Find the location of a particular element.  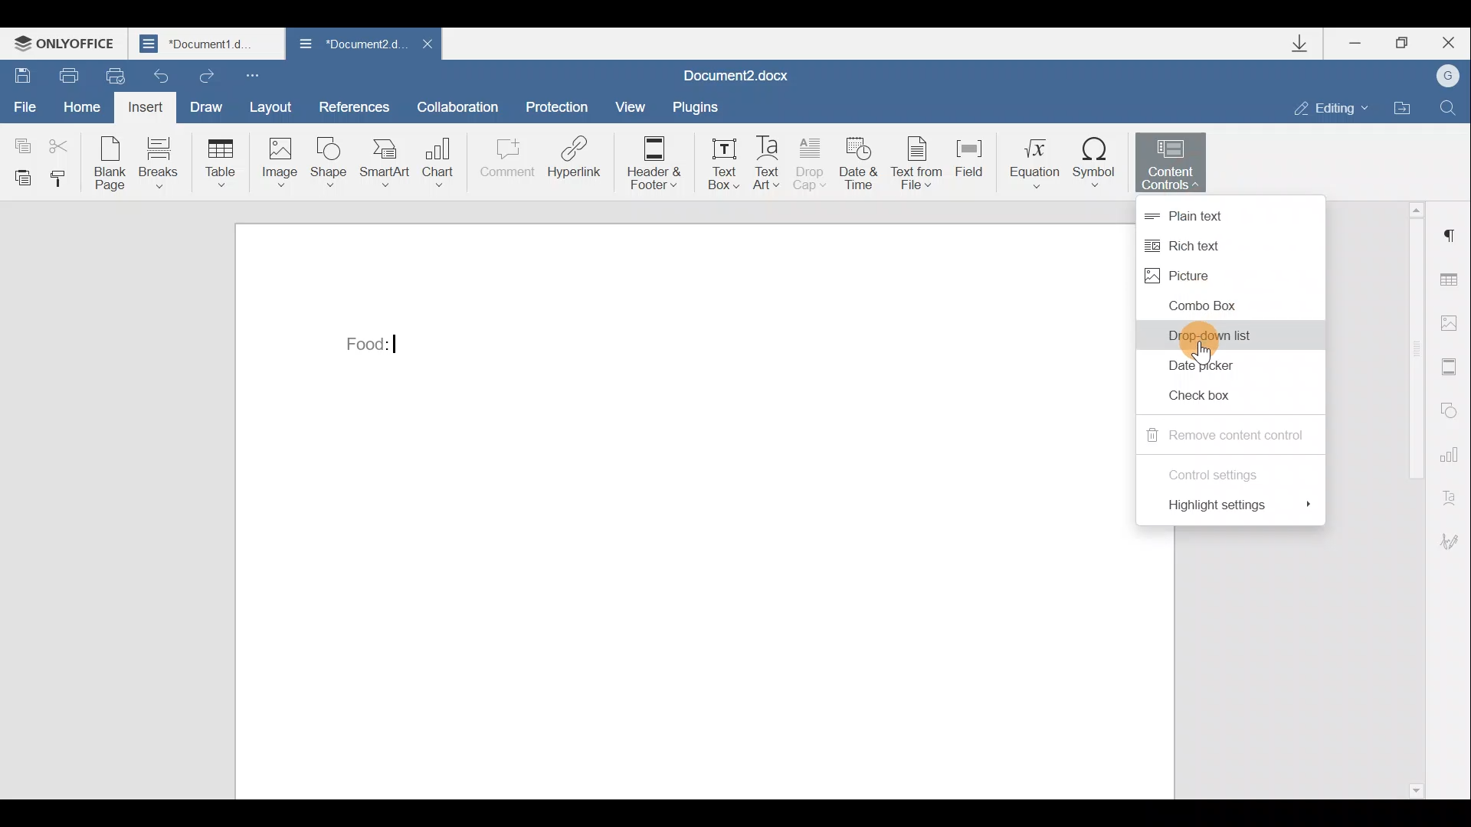

Scroll bar is located at coordinates (1411, 498).